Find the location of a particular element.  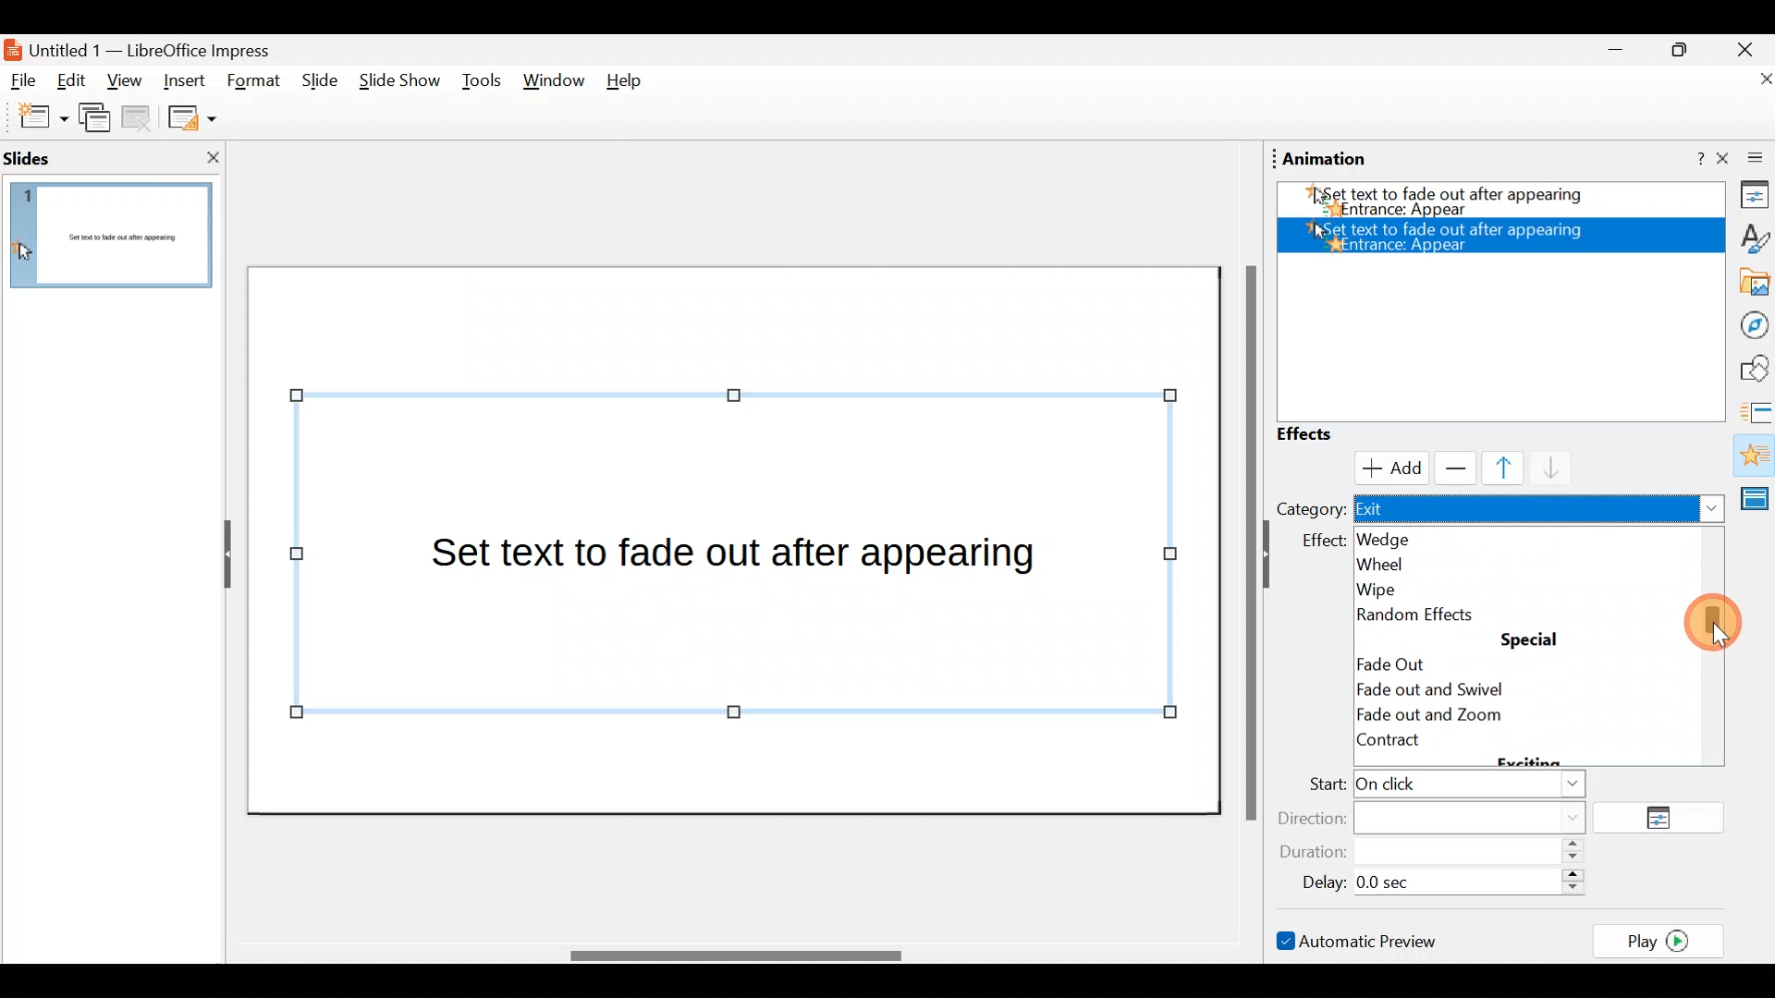

Tools is located at coordinates (482, 84).